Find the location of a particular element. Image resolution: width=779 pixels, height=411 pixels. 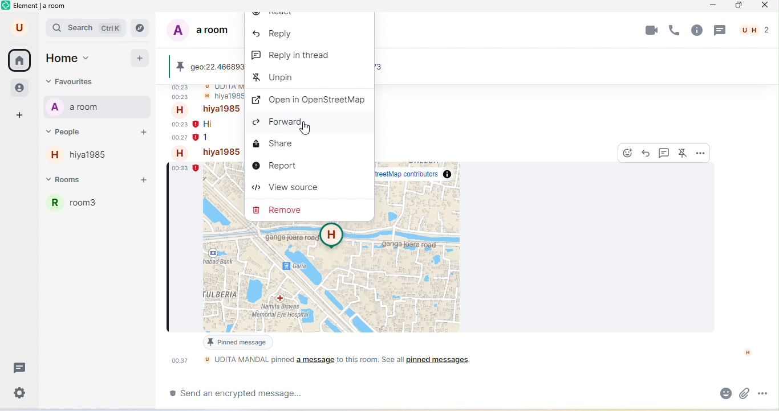

vertical scroll bar is located at coordinates (772, 307).